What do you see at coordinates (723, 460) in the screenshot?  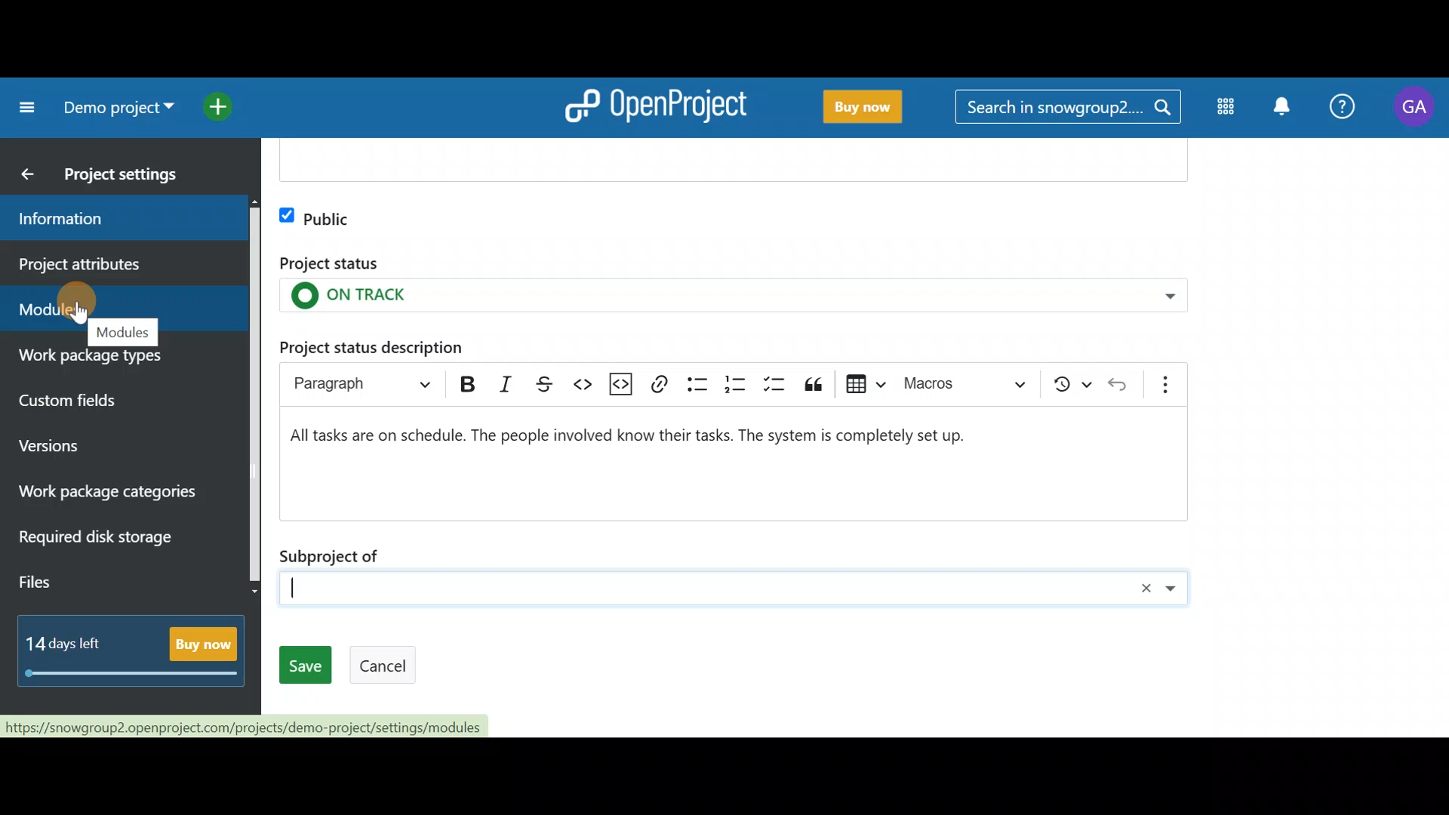 I see `Project status description` at bounding box center [723, 460].